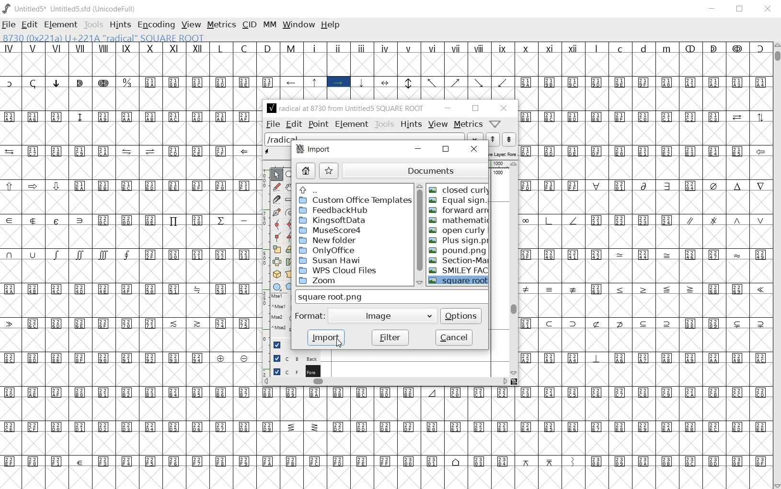 The image size is (781, 489). Describe the element at coordinates (276, 287) in the screenshot. I see `rectangle or ellipse` at that location.